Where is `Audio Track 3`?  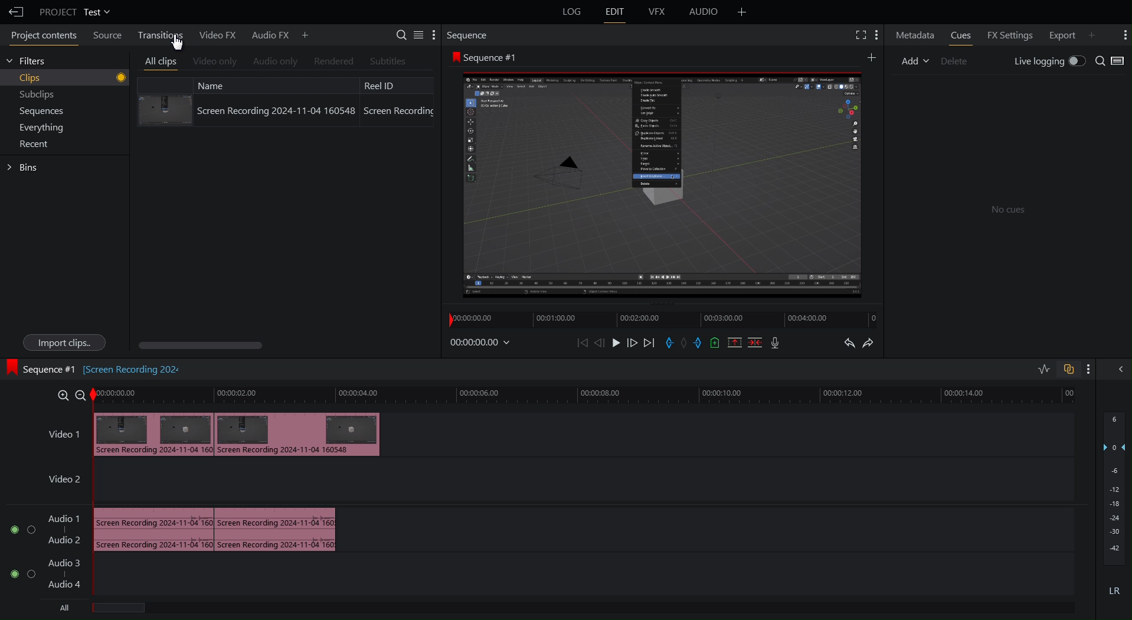 Audio Track 3 is located at coordinates (68, 560).